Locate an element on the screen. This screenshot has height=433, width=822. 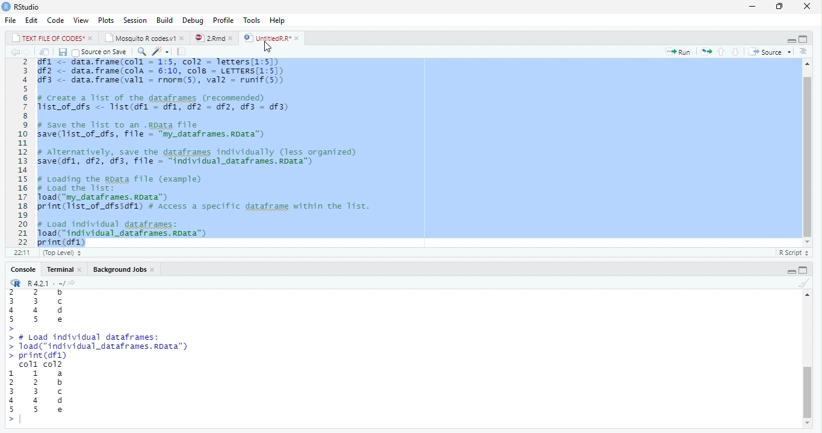
Hide is located at coordinates (791, 270).